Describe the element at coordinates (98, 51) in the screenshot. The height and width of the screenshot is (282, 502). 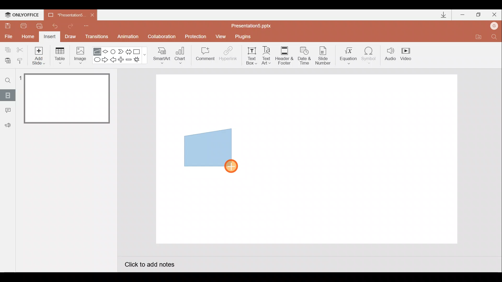
I see `Flowchart - manual input` at that location.